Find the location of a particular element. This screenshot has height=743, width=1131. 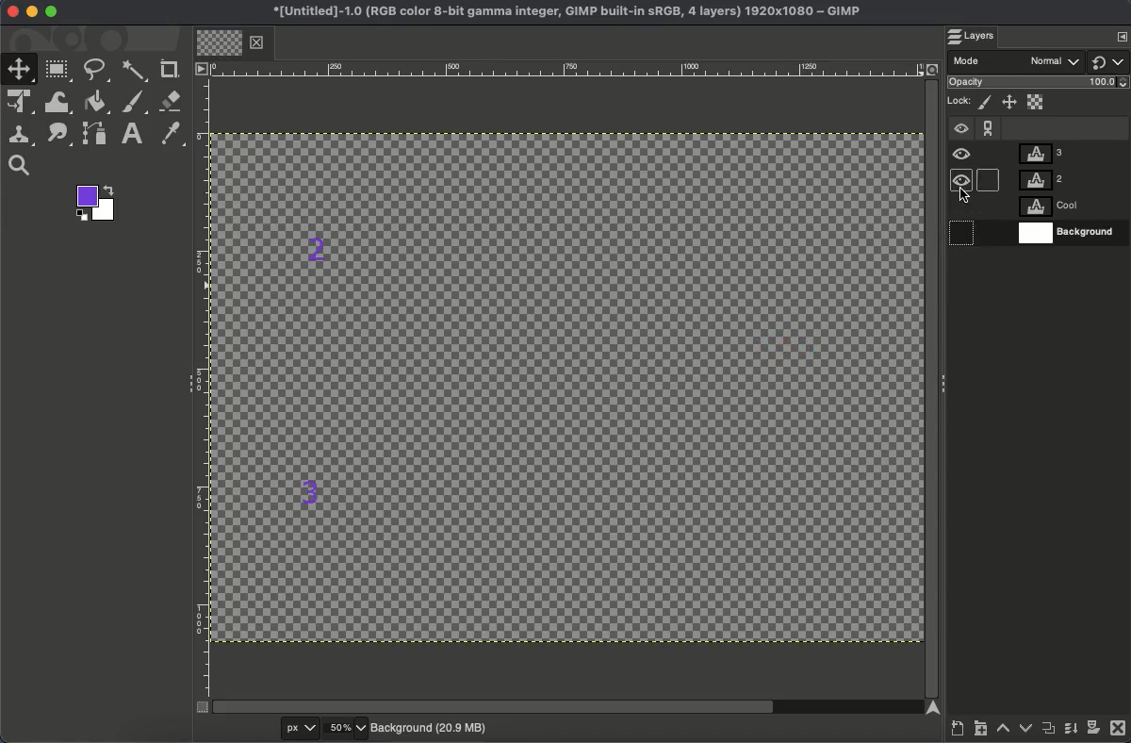

Visible is located at coordinates (959, 153).